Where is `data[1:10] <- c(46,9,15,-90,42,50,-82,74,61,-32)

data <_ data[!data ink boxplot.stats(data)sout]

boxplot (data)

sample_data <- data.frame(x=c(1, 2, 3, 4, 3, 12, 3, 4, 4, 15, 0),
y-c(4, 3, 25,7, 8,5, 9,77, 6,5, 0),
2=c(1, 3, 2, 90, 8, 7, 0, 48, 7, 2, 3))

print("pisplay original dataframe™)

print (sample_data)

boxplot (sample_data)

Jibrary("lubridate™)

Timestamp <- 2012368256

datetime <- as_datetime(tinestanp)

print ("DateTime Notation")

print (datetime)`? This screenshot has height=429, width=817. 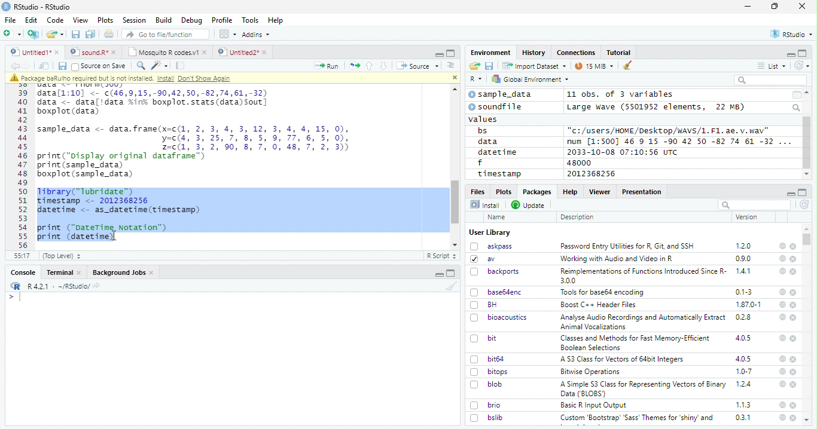
data[1:10] <- c(46,9,15,-90,42,50,-82,74,61,-32)

data <_ data[!data ink boxplot.stats(data)sout]

boxplot (data)

sample_data <- data.frame(x=c(1, 2, 3, 4, 3, 12, 3, 4, 4, 15, 0),
y-c(4, 3, 25,7, 8,5, 9,77, 6,5, 0),
2=c(1, 3, 2, 90, 8, 7, 0, 48, 7, 2, 3))

print("pisplay original dataframe™)

print (sample_data)

boxplot (sample_data)

Jibrary("lubridate™)

Timestamp <- 2012368256

datetime <- as_datetime(tinestanp)

print ("DateTime Notation")

print (datetime) is located at coordinates (199, 165).